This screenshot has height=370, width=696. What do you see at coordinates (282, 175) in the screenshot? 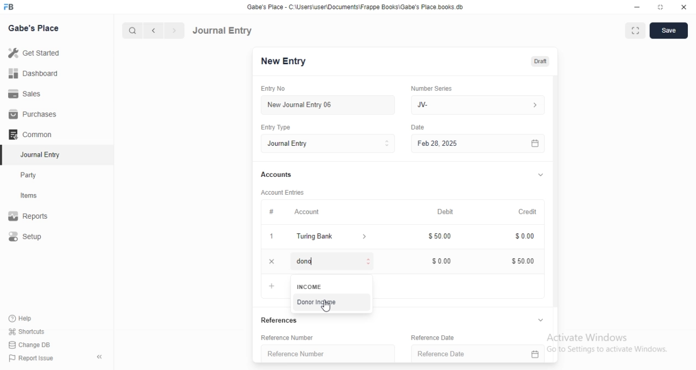
I see `Accounts.` at bounding box center [282, 175].